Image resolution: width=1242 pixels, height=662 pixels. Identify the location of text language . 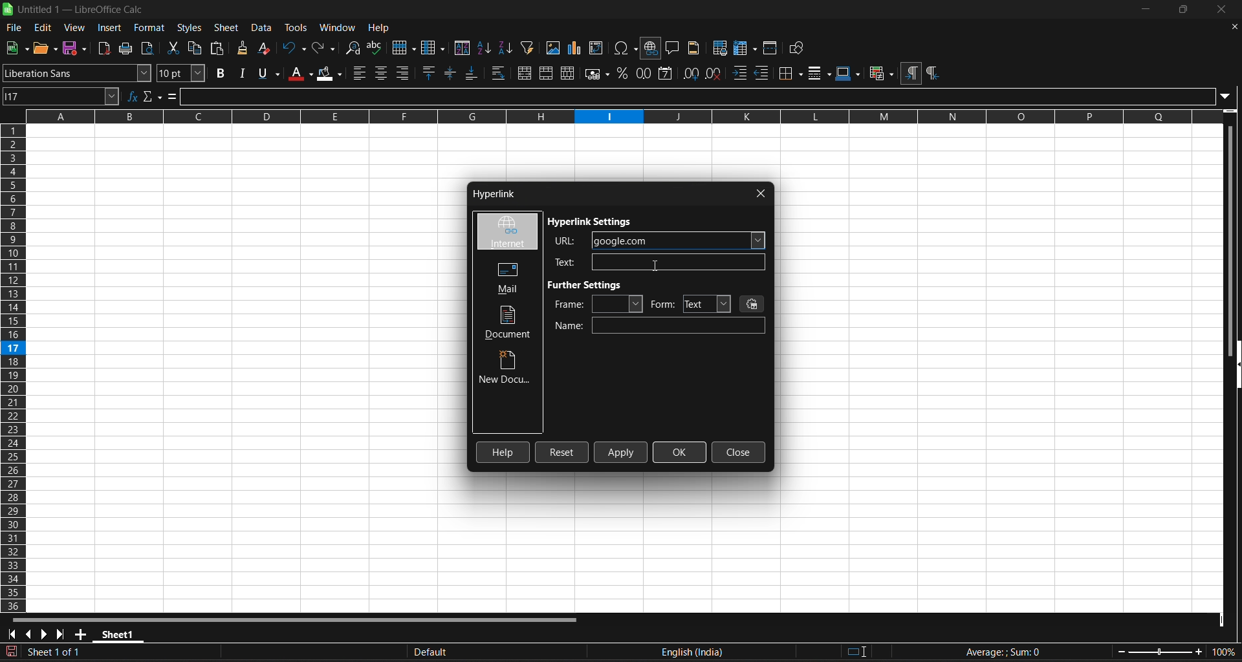
(743, 652).